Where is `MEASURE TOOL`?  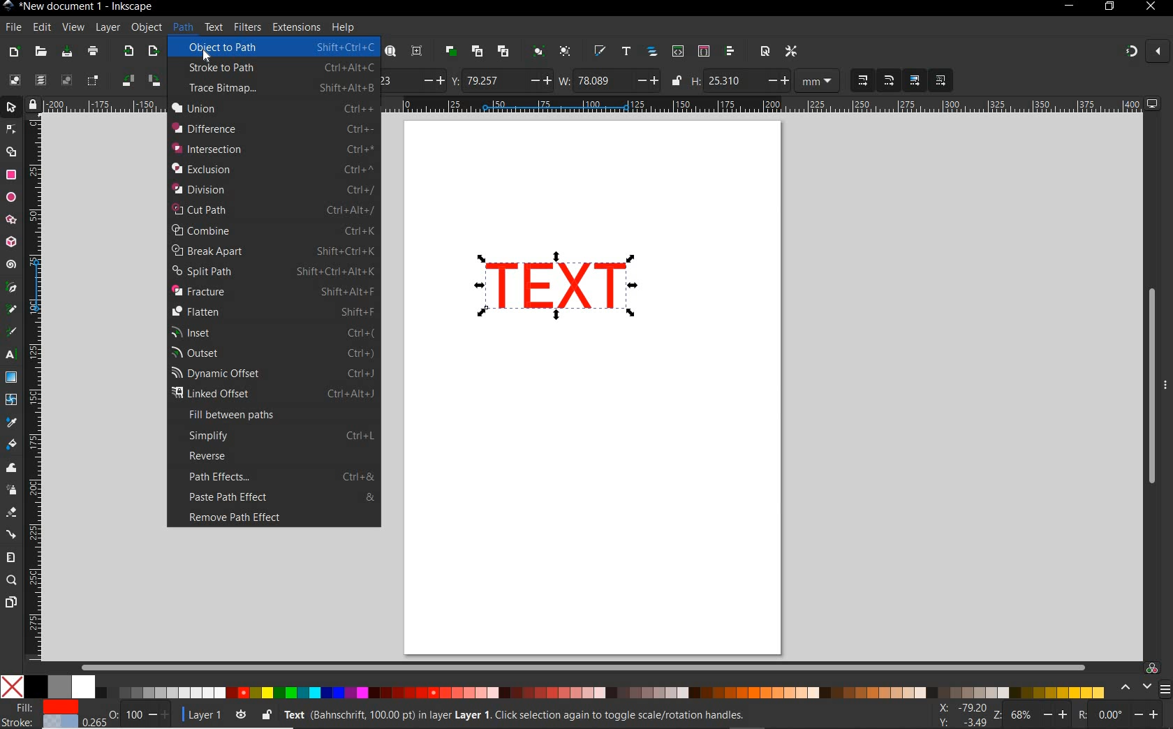 MEASURE TOOL is located at coordinates (10, 557).